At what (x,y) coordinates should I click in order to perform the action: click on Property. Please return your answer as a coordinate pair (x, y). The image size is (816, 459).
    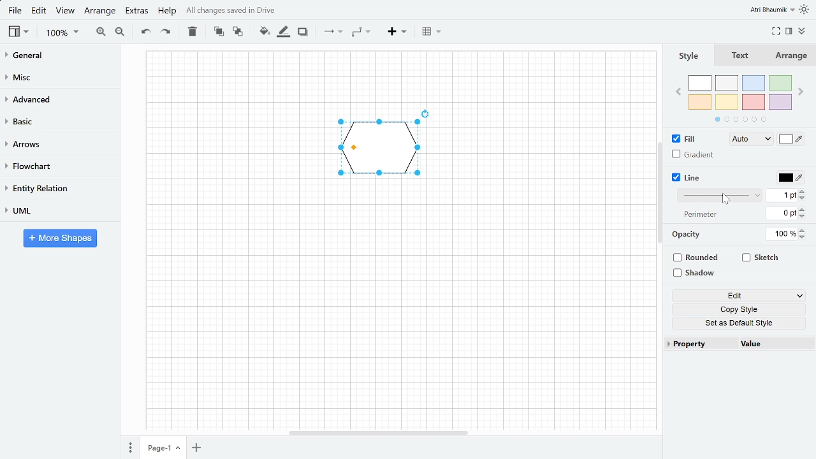
    Looking at the image, I should click on (702, 343).